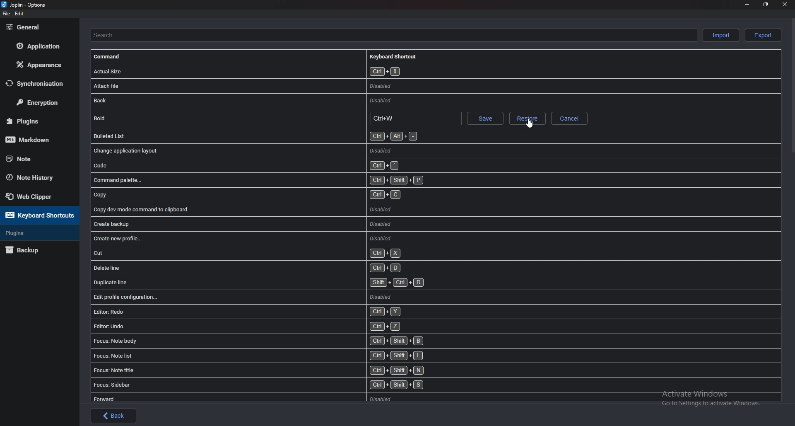  I want to click on Note history, so click(37, 178).